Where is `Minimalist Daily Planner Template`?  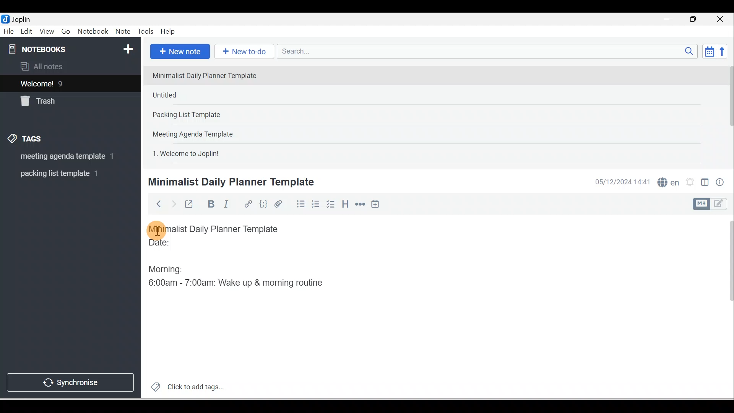 Minimalist Daily Planner Template is located at coordinates (230, 182).